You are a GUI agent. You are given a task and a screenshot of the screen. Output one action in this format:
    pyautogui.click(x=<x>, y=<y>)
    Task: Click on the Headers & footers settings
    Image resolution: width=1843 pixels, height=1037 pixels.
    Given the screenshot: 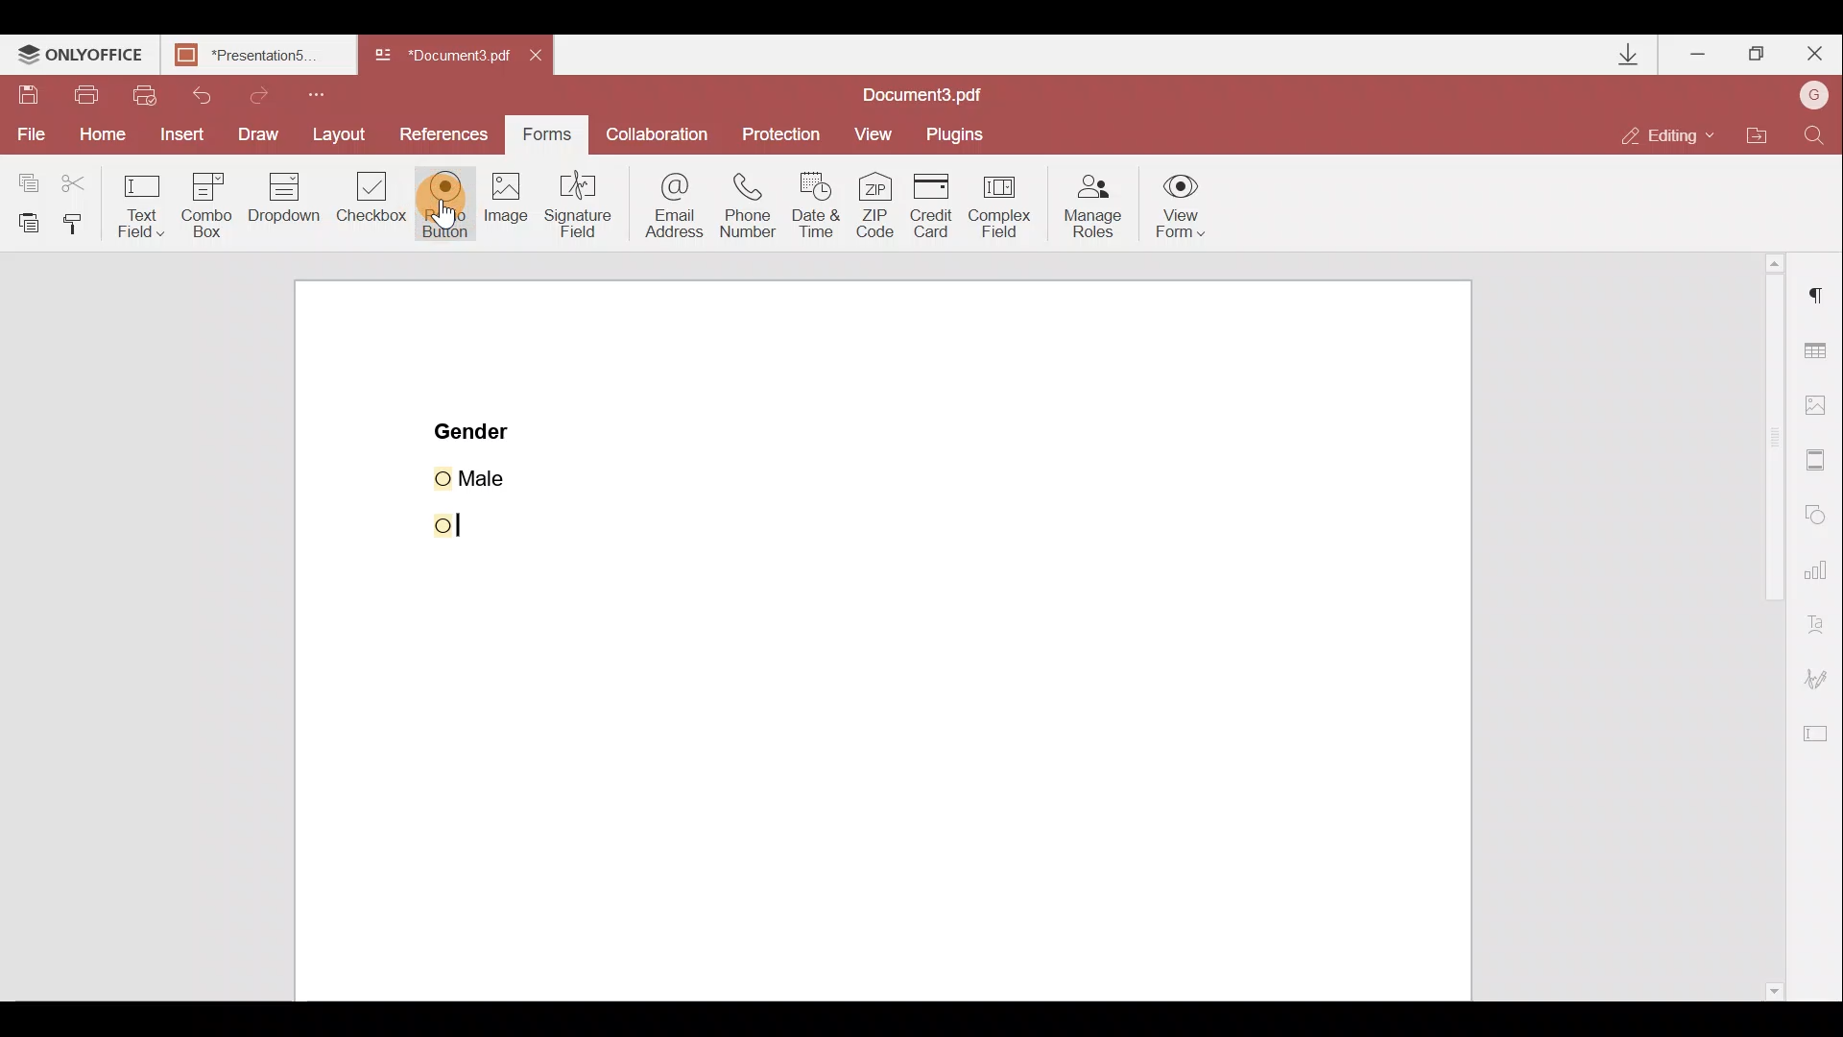 What is the action you would take?
    pyautogui.click(x=1818, y=463)
    